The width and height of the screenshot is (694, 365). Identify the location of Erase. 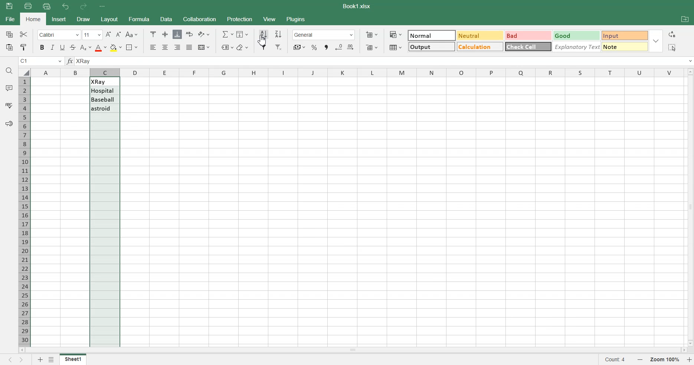
(242, 47).